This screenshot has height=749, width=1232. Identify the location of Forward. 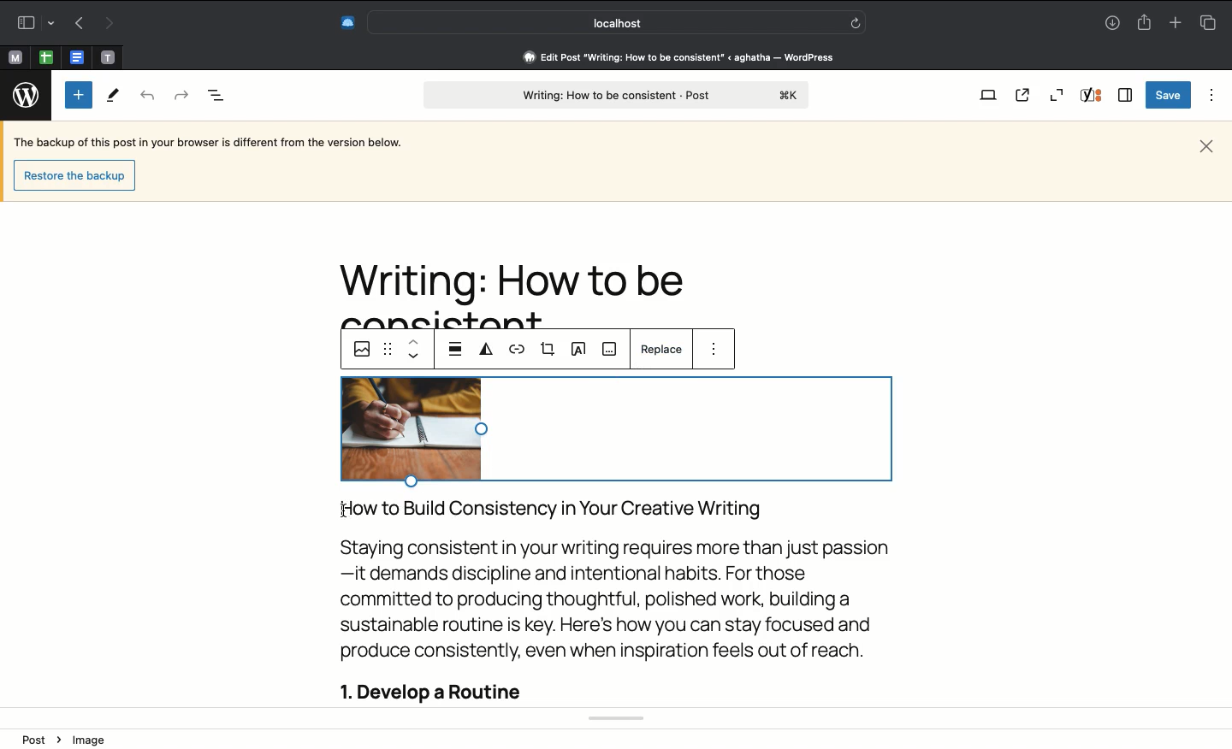
(181, 96).